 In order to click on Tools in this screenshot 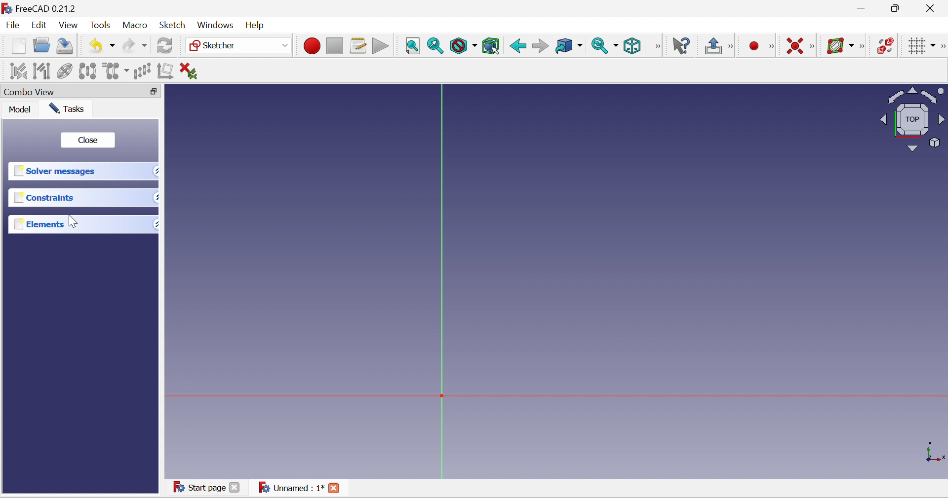, I will do `click(102, 25)`.